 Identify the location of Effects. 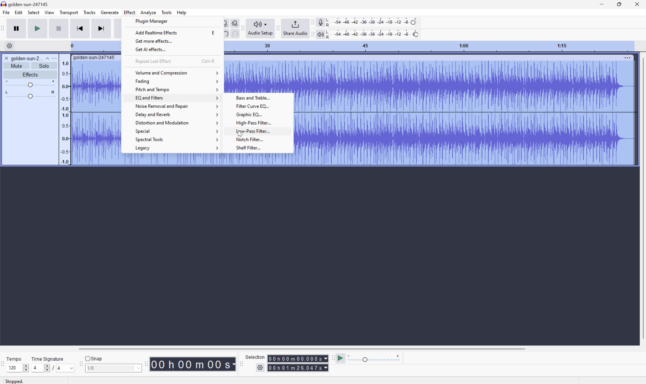
(30, 74).